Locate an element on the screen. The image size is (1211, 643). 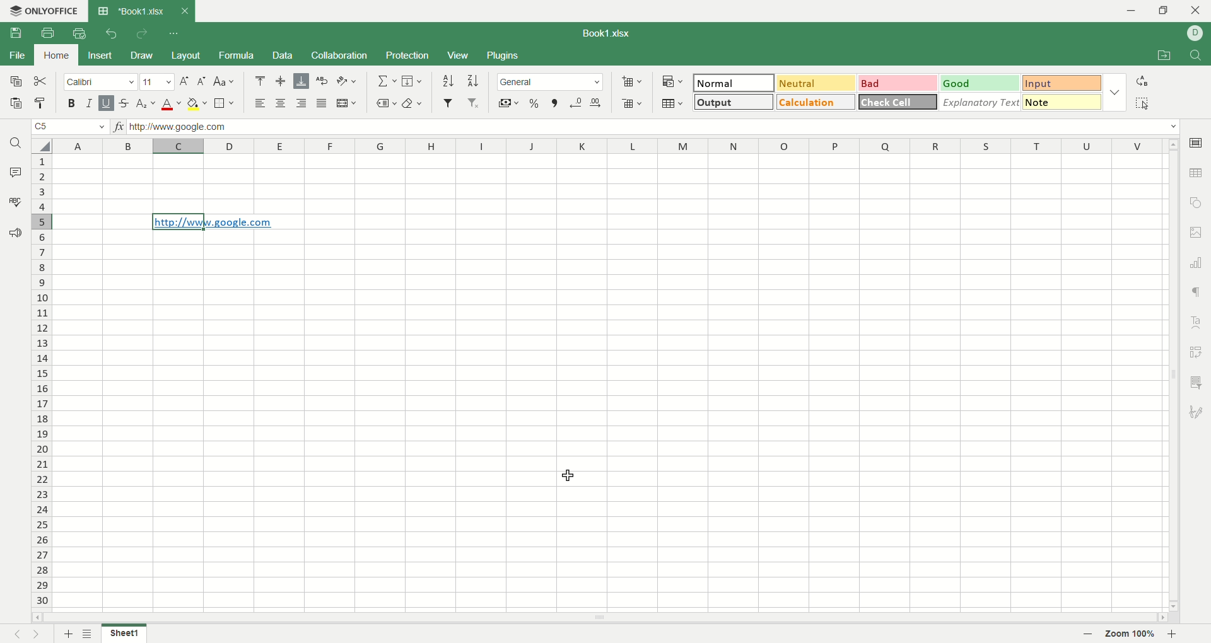
note is located at coordinates (1062, 101).